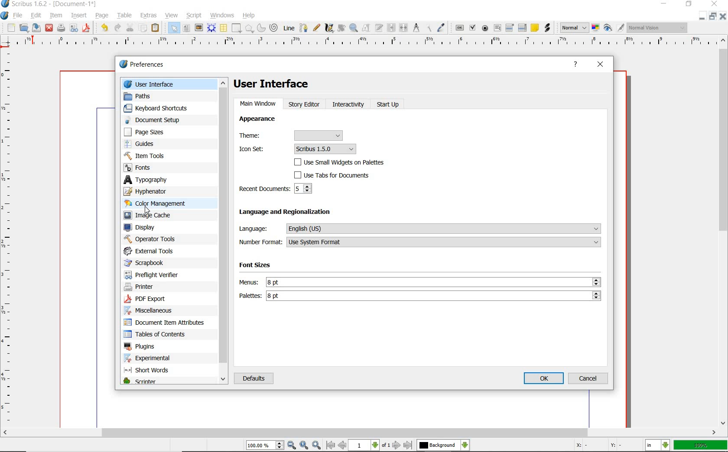 The height and width of the screenshot is (452, 728). Describe the element at coordinates (37, 28) in the screenshot. I see `save` at that location.